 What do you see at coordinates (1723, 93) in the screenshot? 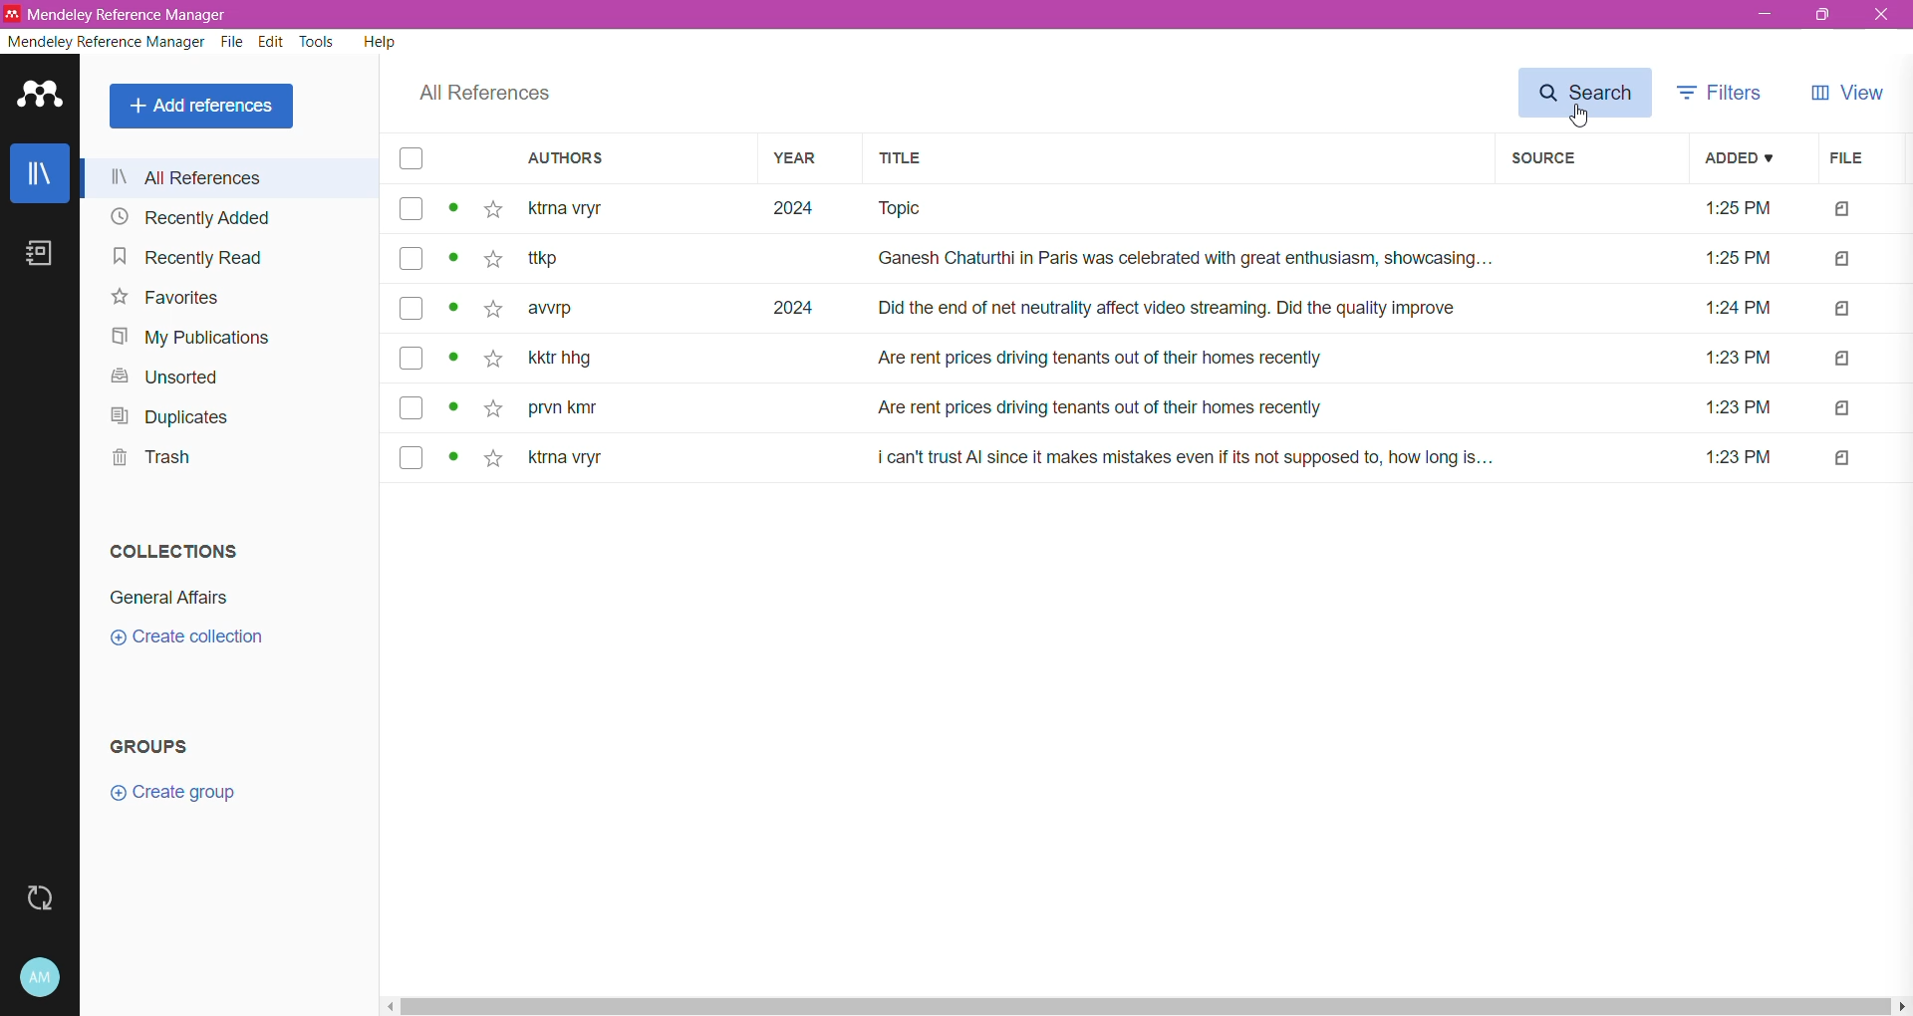
I see `Filters` at bounding box center [1723, 93].